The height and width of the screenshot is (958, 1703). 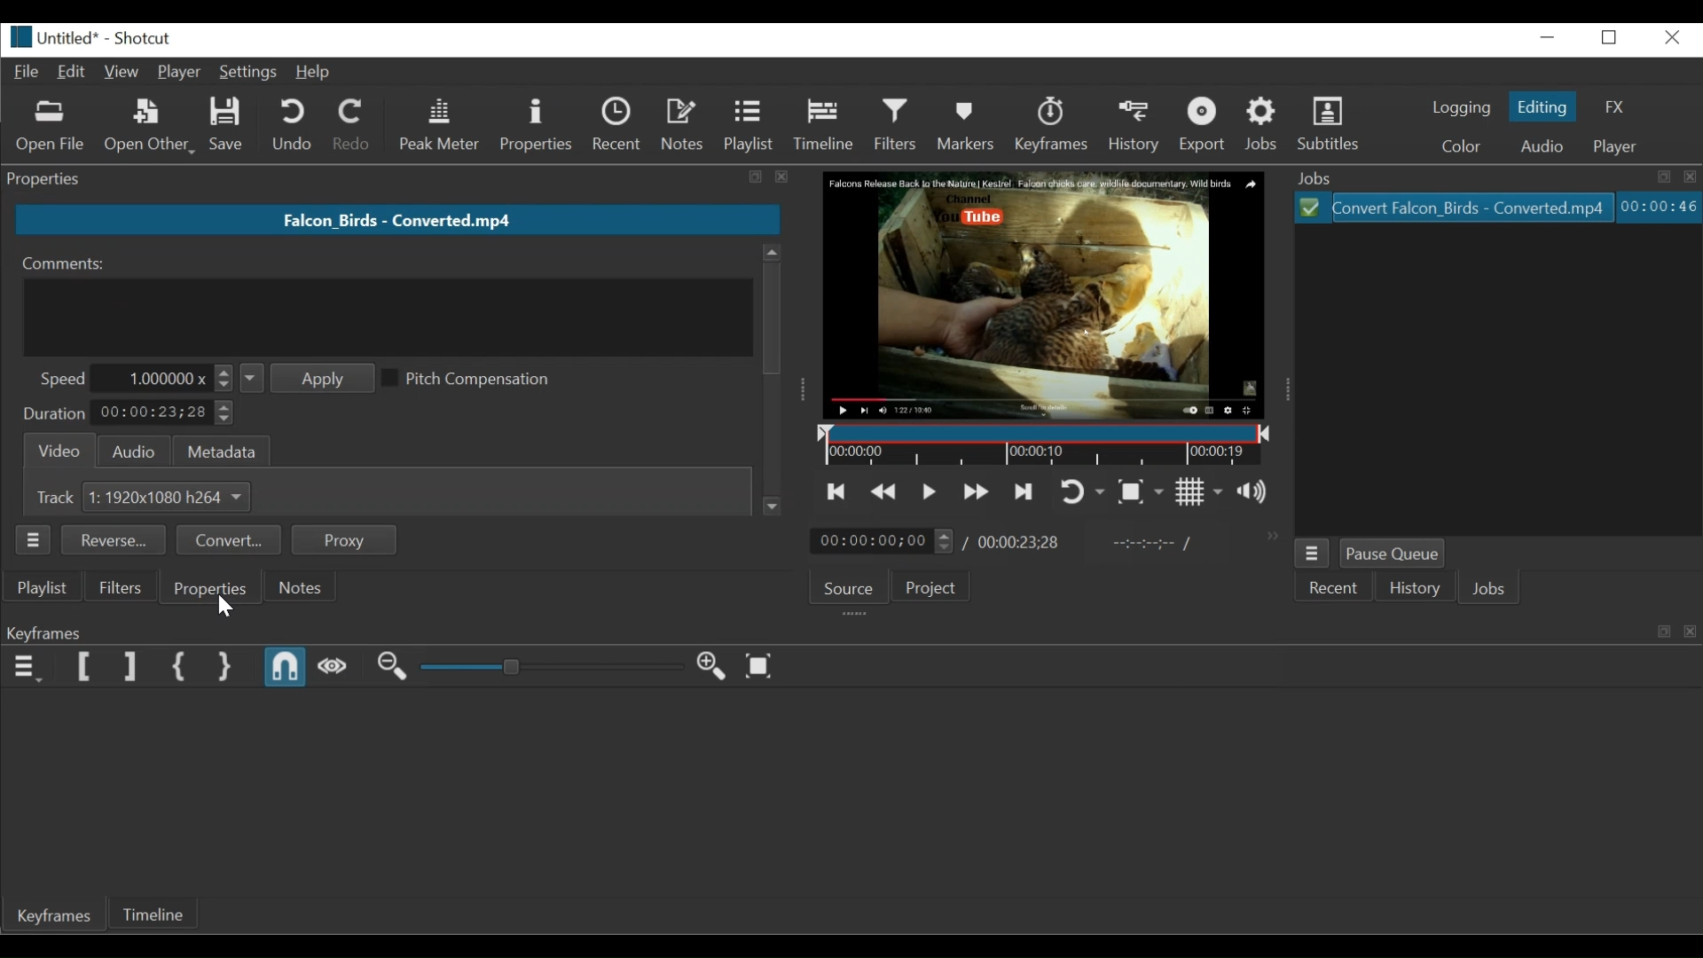 What do you see at coordinates (1497, 177) in the screenshot?
I see `Jobs Panel` at bounding box center [1497, 177].